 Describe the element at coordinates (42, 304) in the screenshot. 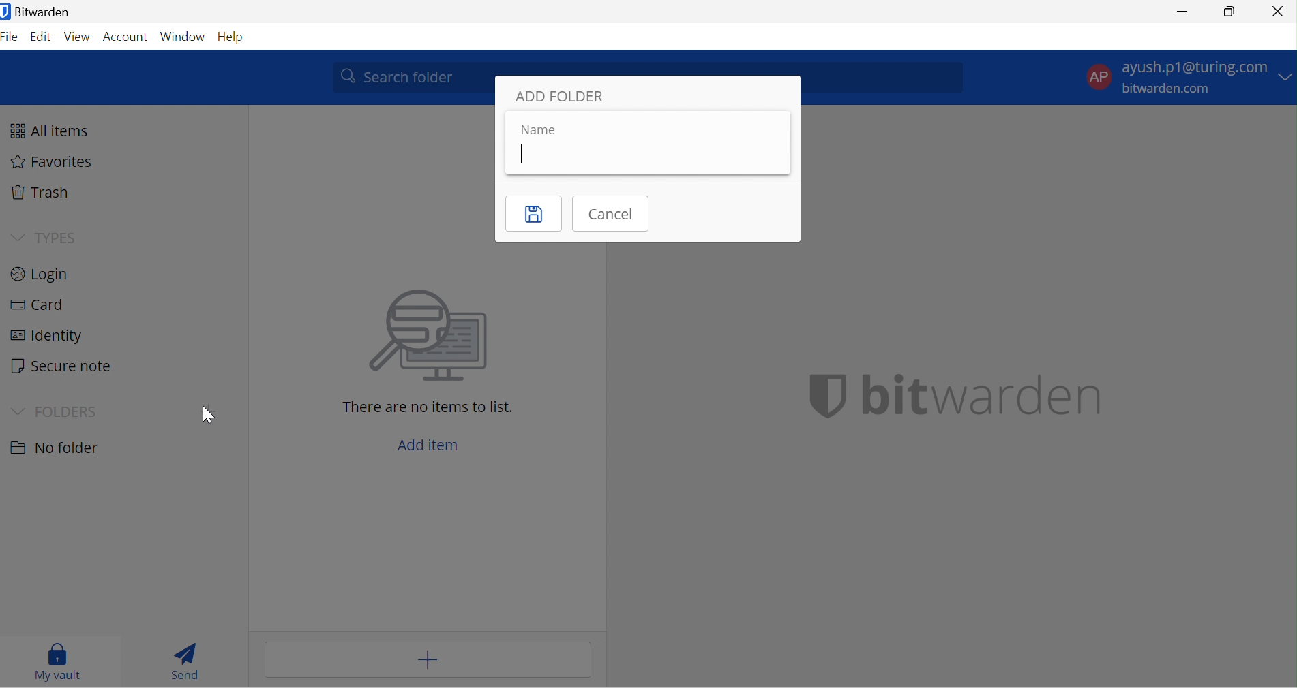

I see `Card` at that location.